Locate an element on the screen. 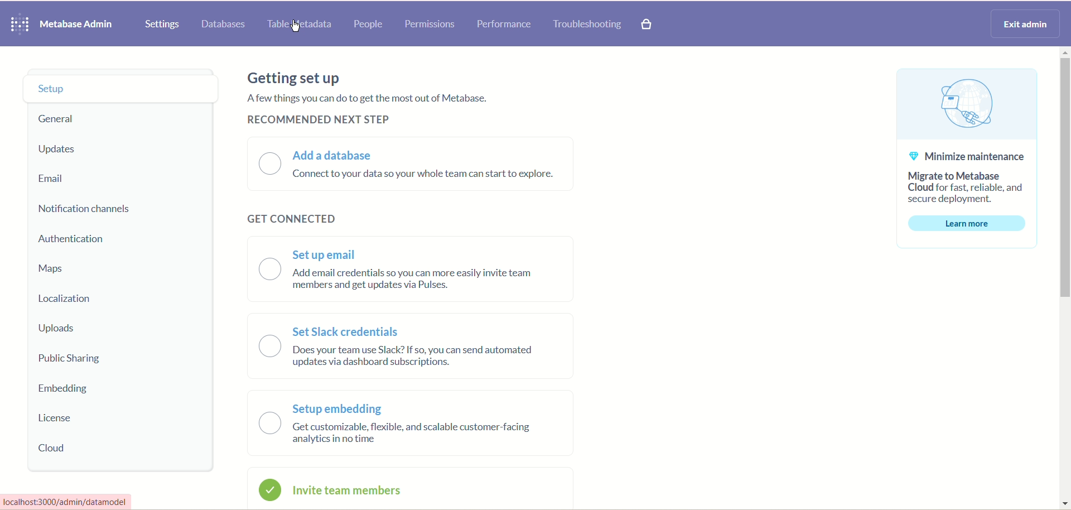 This screenshot has width=1071, height=510. updates is located at coordinates (62, 150).